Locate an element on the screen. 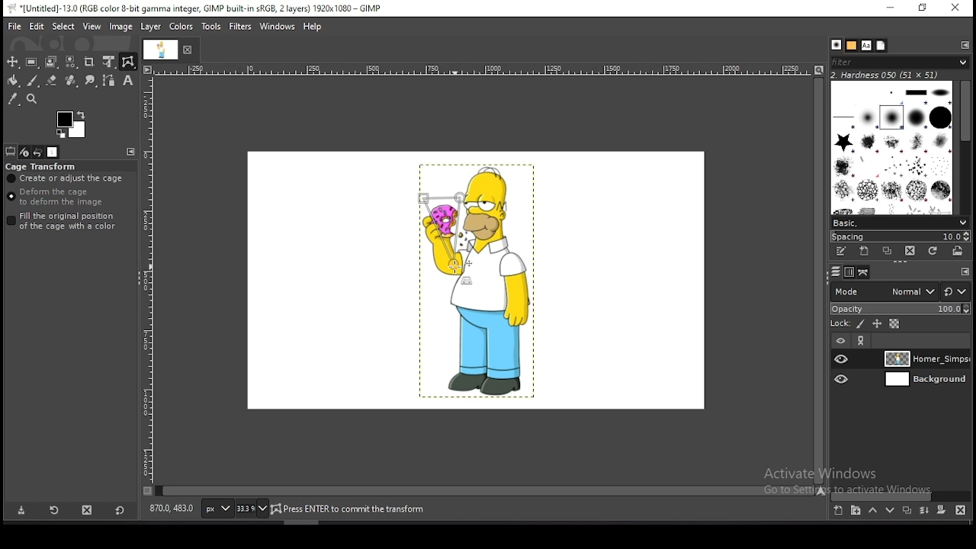 The width and height of the screenshot is (976, 549). undo history is located at coordinates (38, 152).